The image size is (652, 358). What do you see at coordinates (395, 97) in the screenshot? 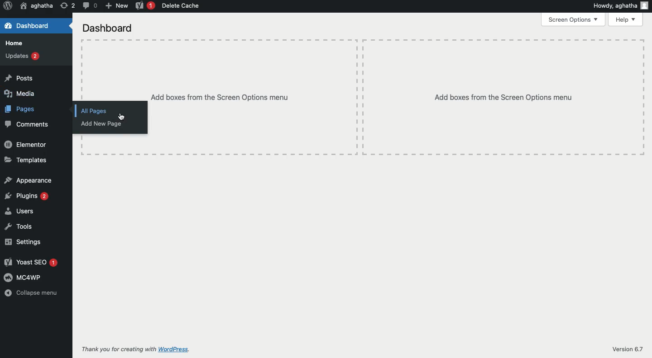
I see `Add boxes from the screen options menu` at bounding box center [395, 97].